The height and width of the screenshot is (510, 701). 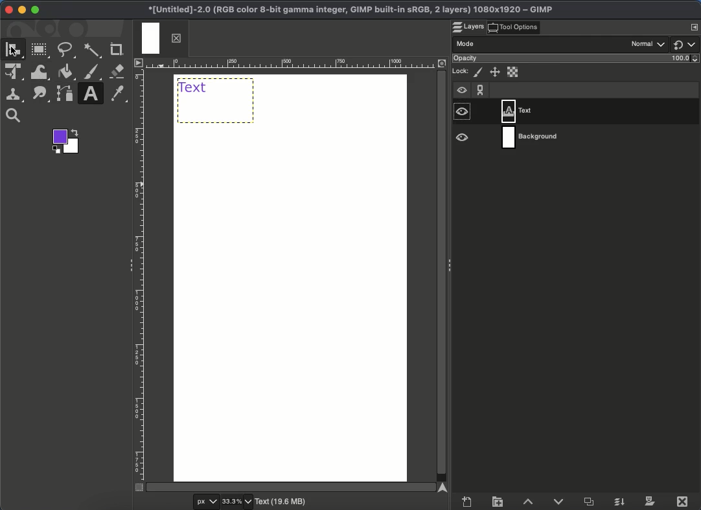 I want to click on Foreground color, so click(x=67, y=141).